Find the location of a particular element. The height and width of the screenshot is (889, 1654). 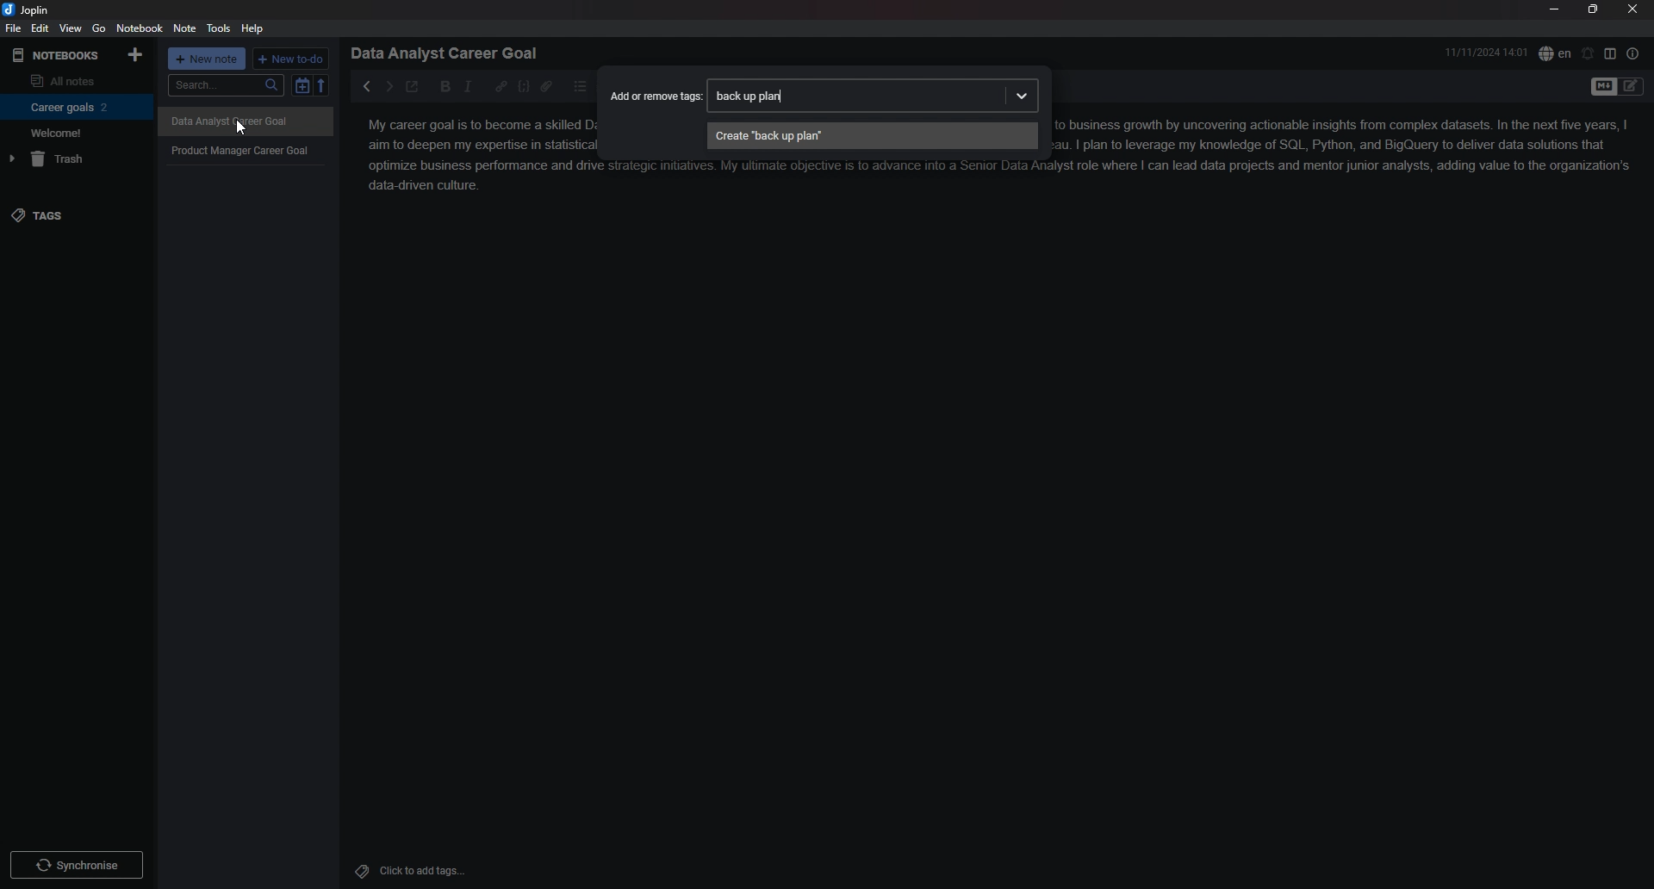

resize is located at coordinates (1594, 9).